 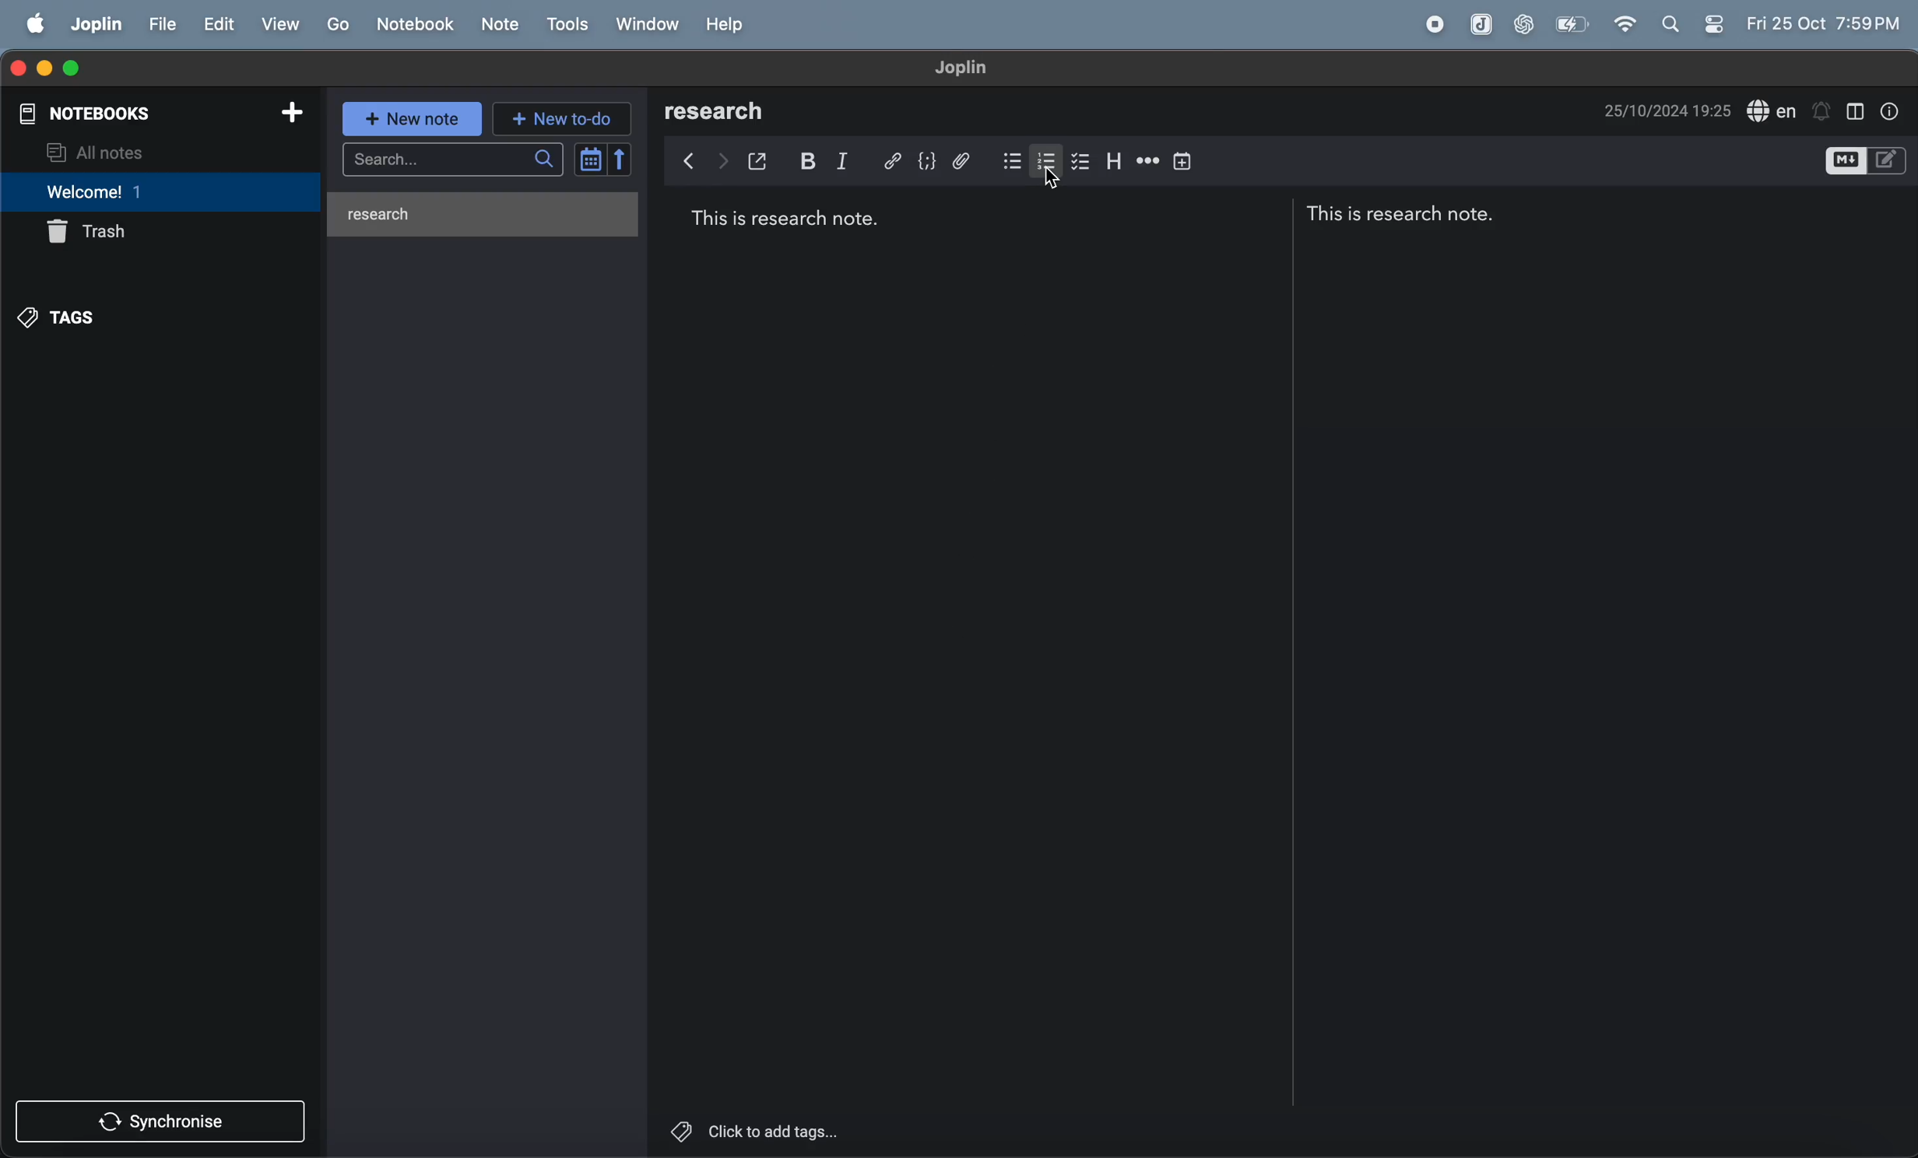 What do you see at coordinates (1477, 25) in the screenshot?
I see `joplin opened` at bounding box center [1477, 25].